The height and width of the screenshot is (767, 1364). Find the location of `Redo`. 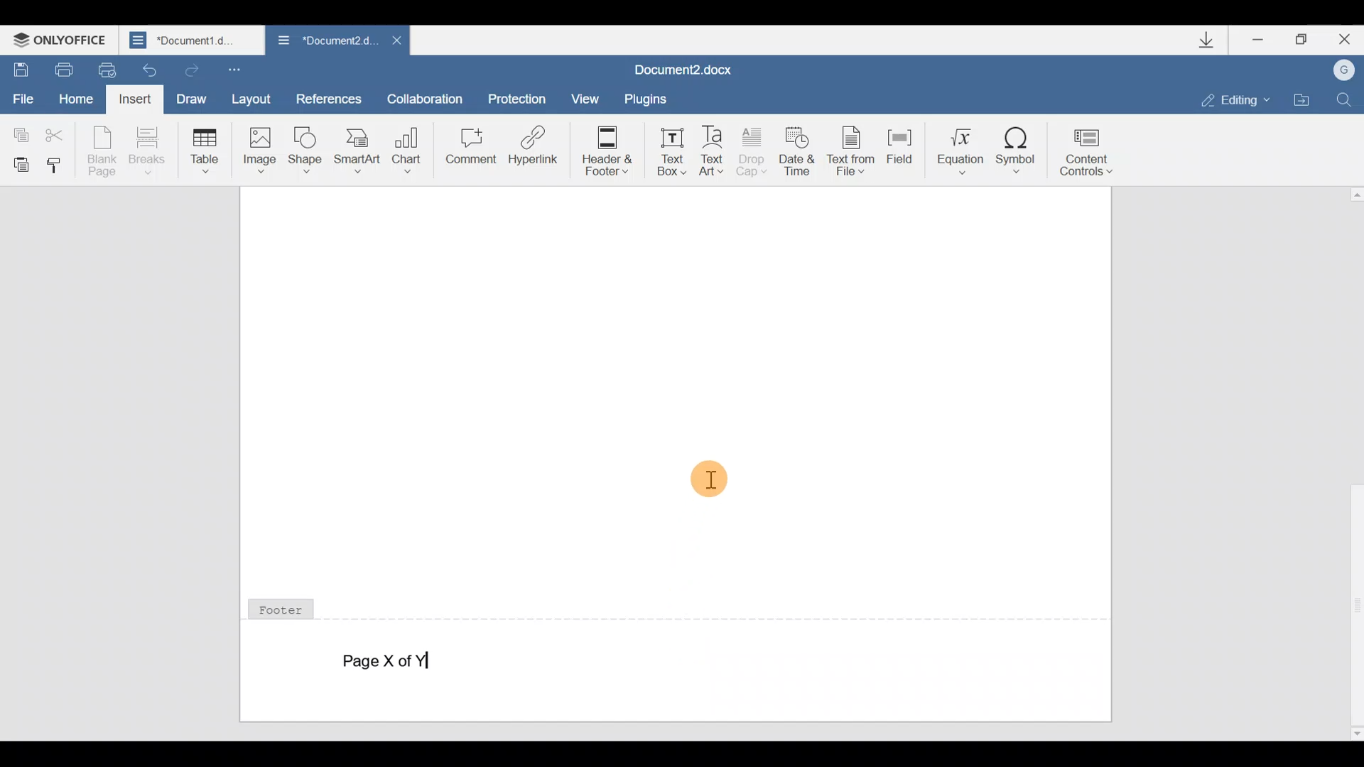

Redo is located at coordinates (193, 72).